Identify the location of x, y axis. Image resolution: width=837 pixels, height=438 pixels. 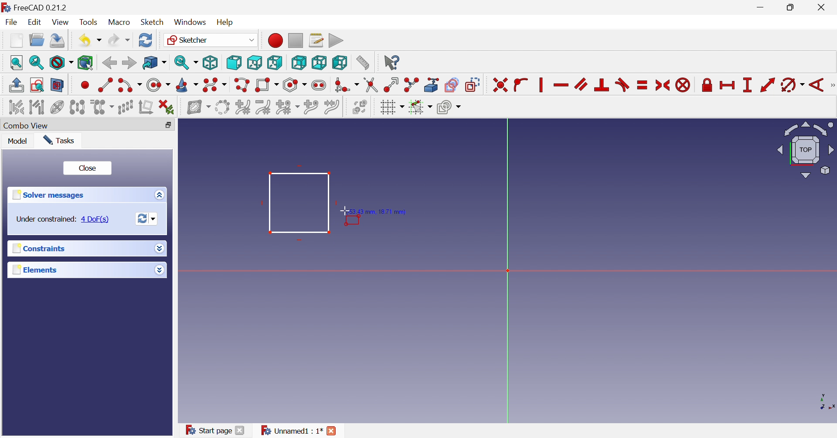
(825, 401).